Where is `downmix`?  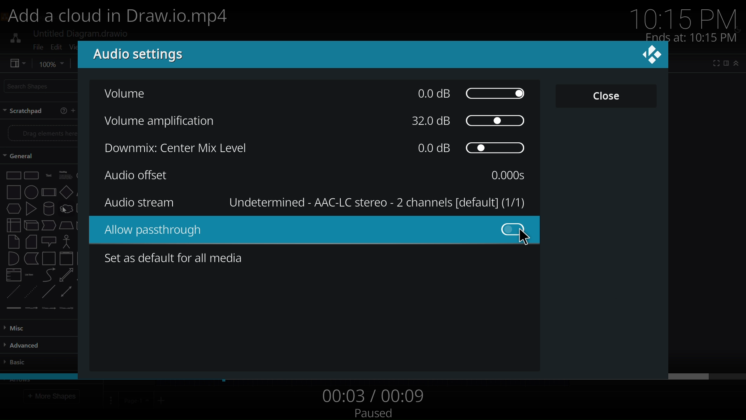 downmix is located at coordinates (171, 150).